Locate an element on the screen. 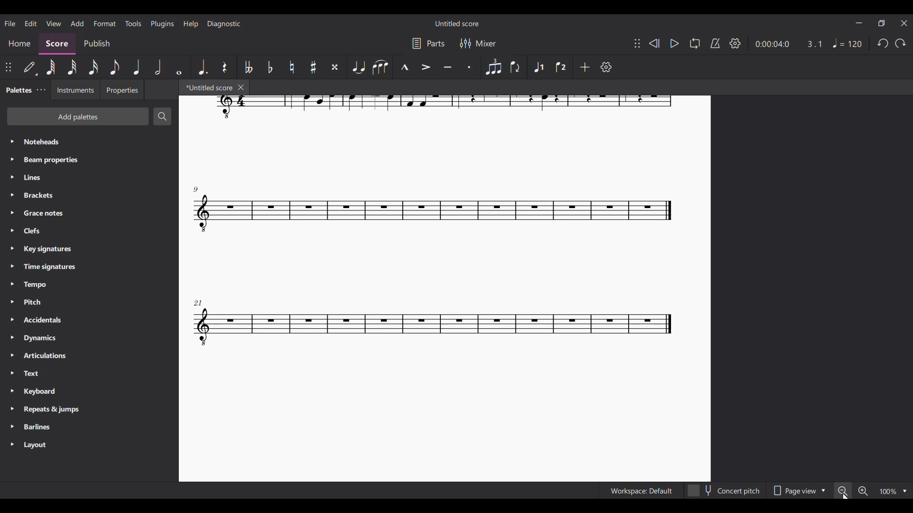  Redo is located at coordinates (901, 44).